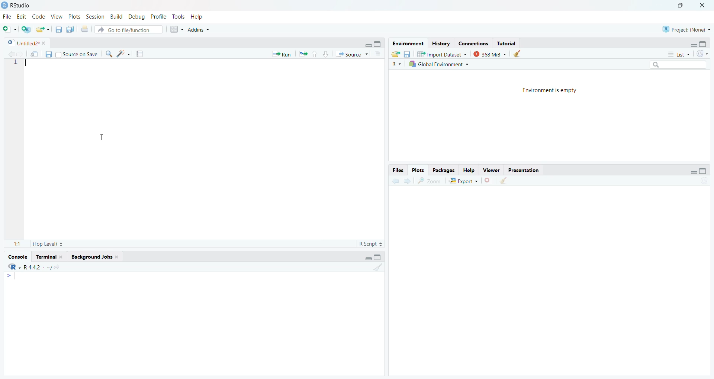 The width and height of the screenshot is (714, 379). Describe the element at coordinates (102, 137) in the screenshot. I see `cursor` at that location.